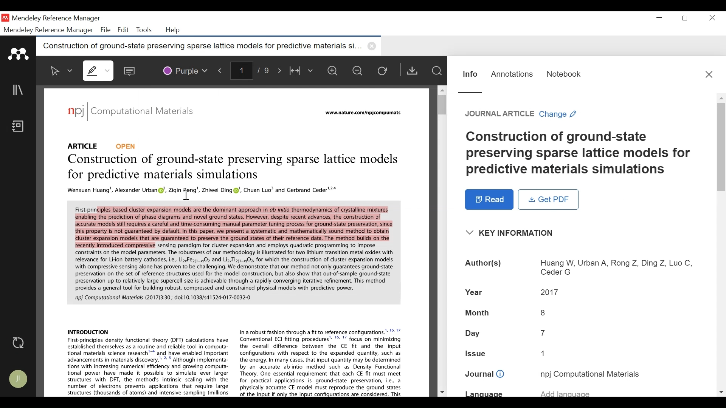 The width and height of the screenshot is (726, 408). What do you see at coordinates (48, 30) in the screenshot?
I see `Mendeley Reference Manager` at bounding box center [48, 30].